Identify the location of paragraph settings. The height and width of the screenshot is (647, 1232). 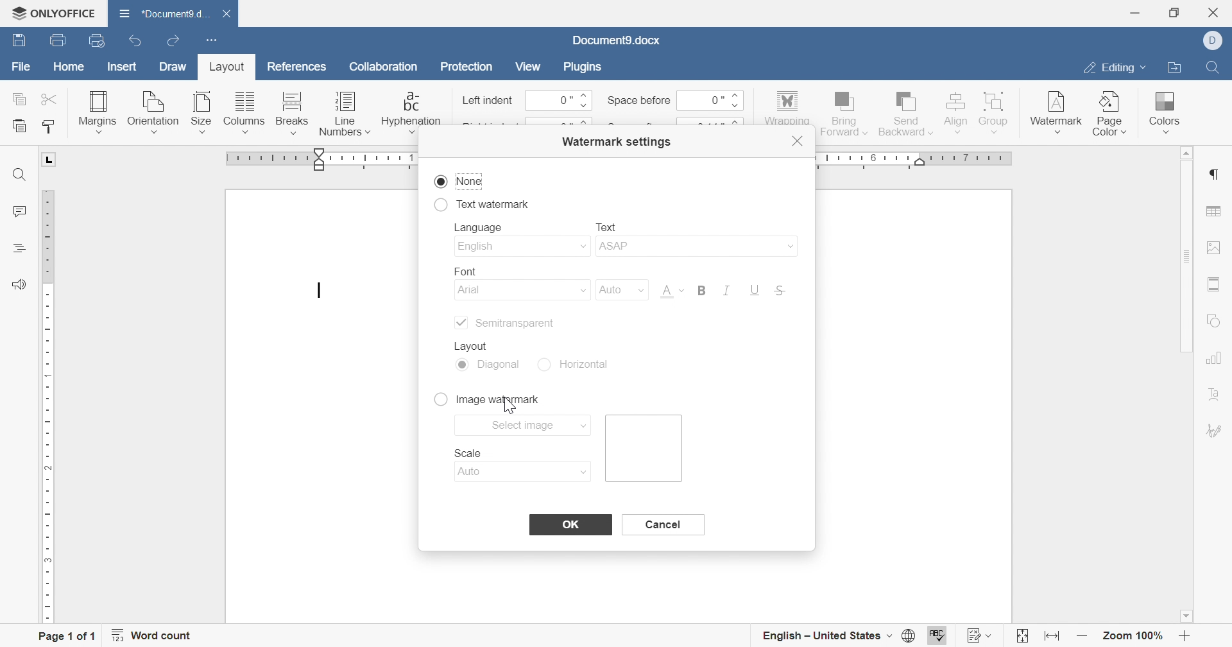
(1212, 175).